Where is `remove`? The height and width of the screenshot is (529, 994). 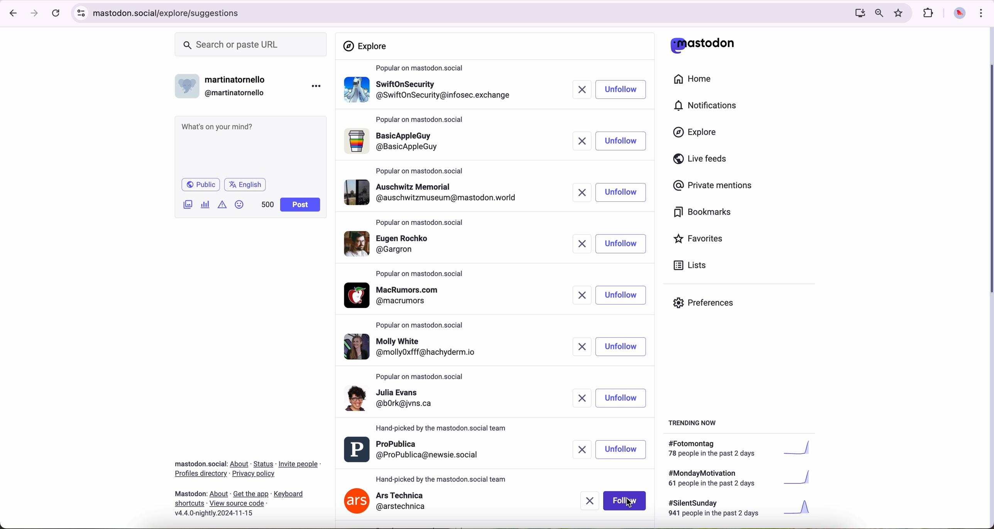
remove is located at coordinates (579, 448).